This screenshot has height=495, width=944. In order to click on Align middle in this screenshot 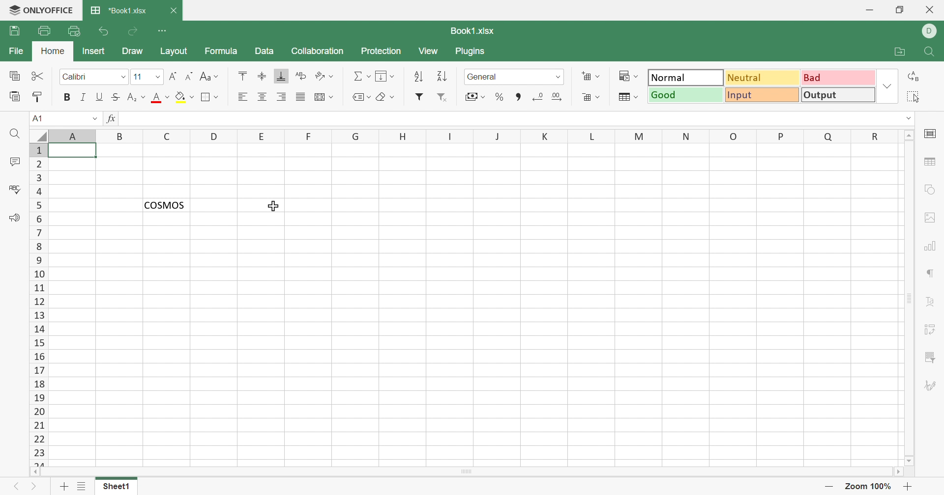, I will do `click(263, 77)`.